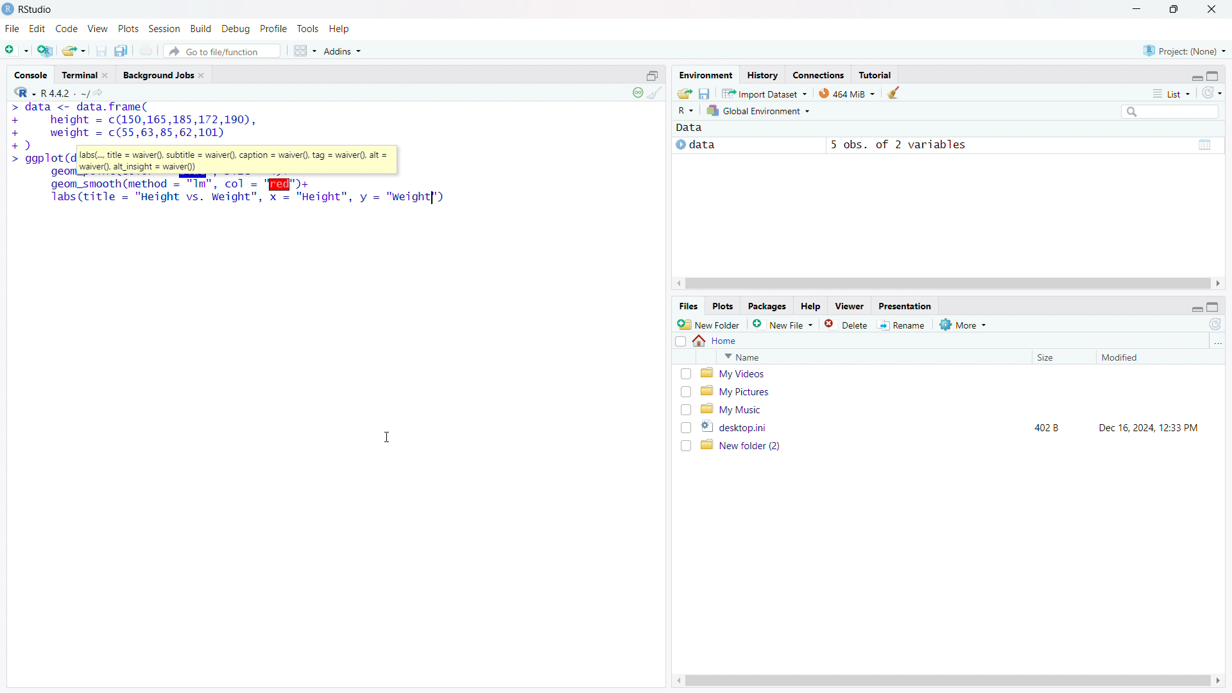 The image size is (1232, 693). What do you see at coordinates (875, 74) in the screenshot?
I see `tutorial` at bounding box center [875, 74].